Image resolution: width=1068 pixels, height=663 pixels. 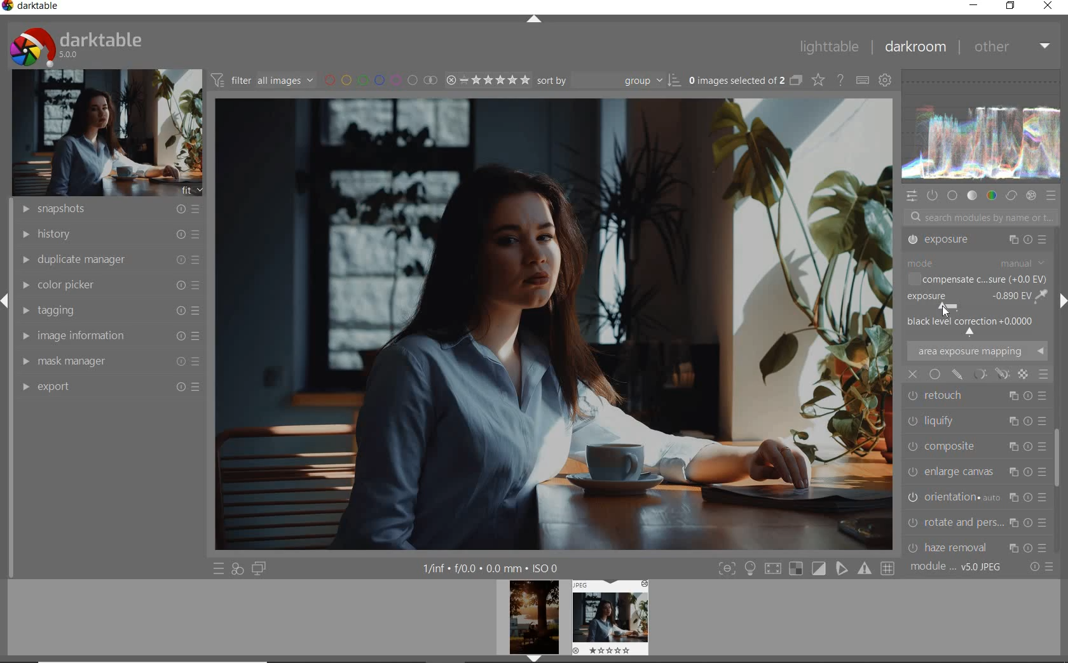 What do you see at coordinates (1048, 6) in the screenshot?
I see `CLOSE` at bounding box center [1048, 6].